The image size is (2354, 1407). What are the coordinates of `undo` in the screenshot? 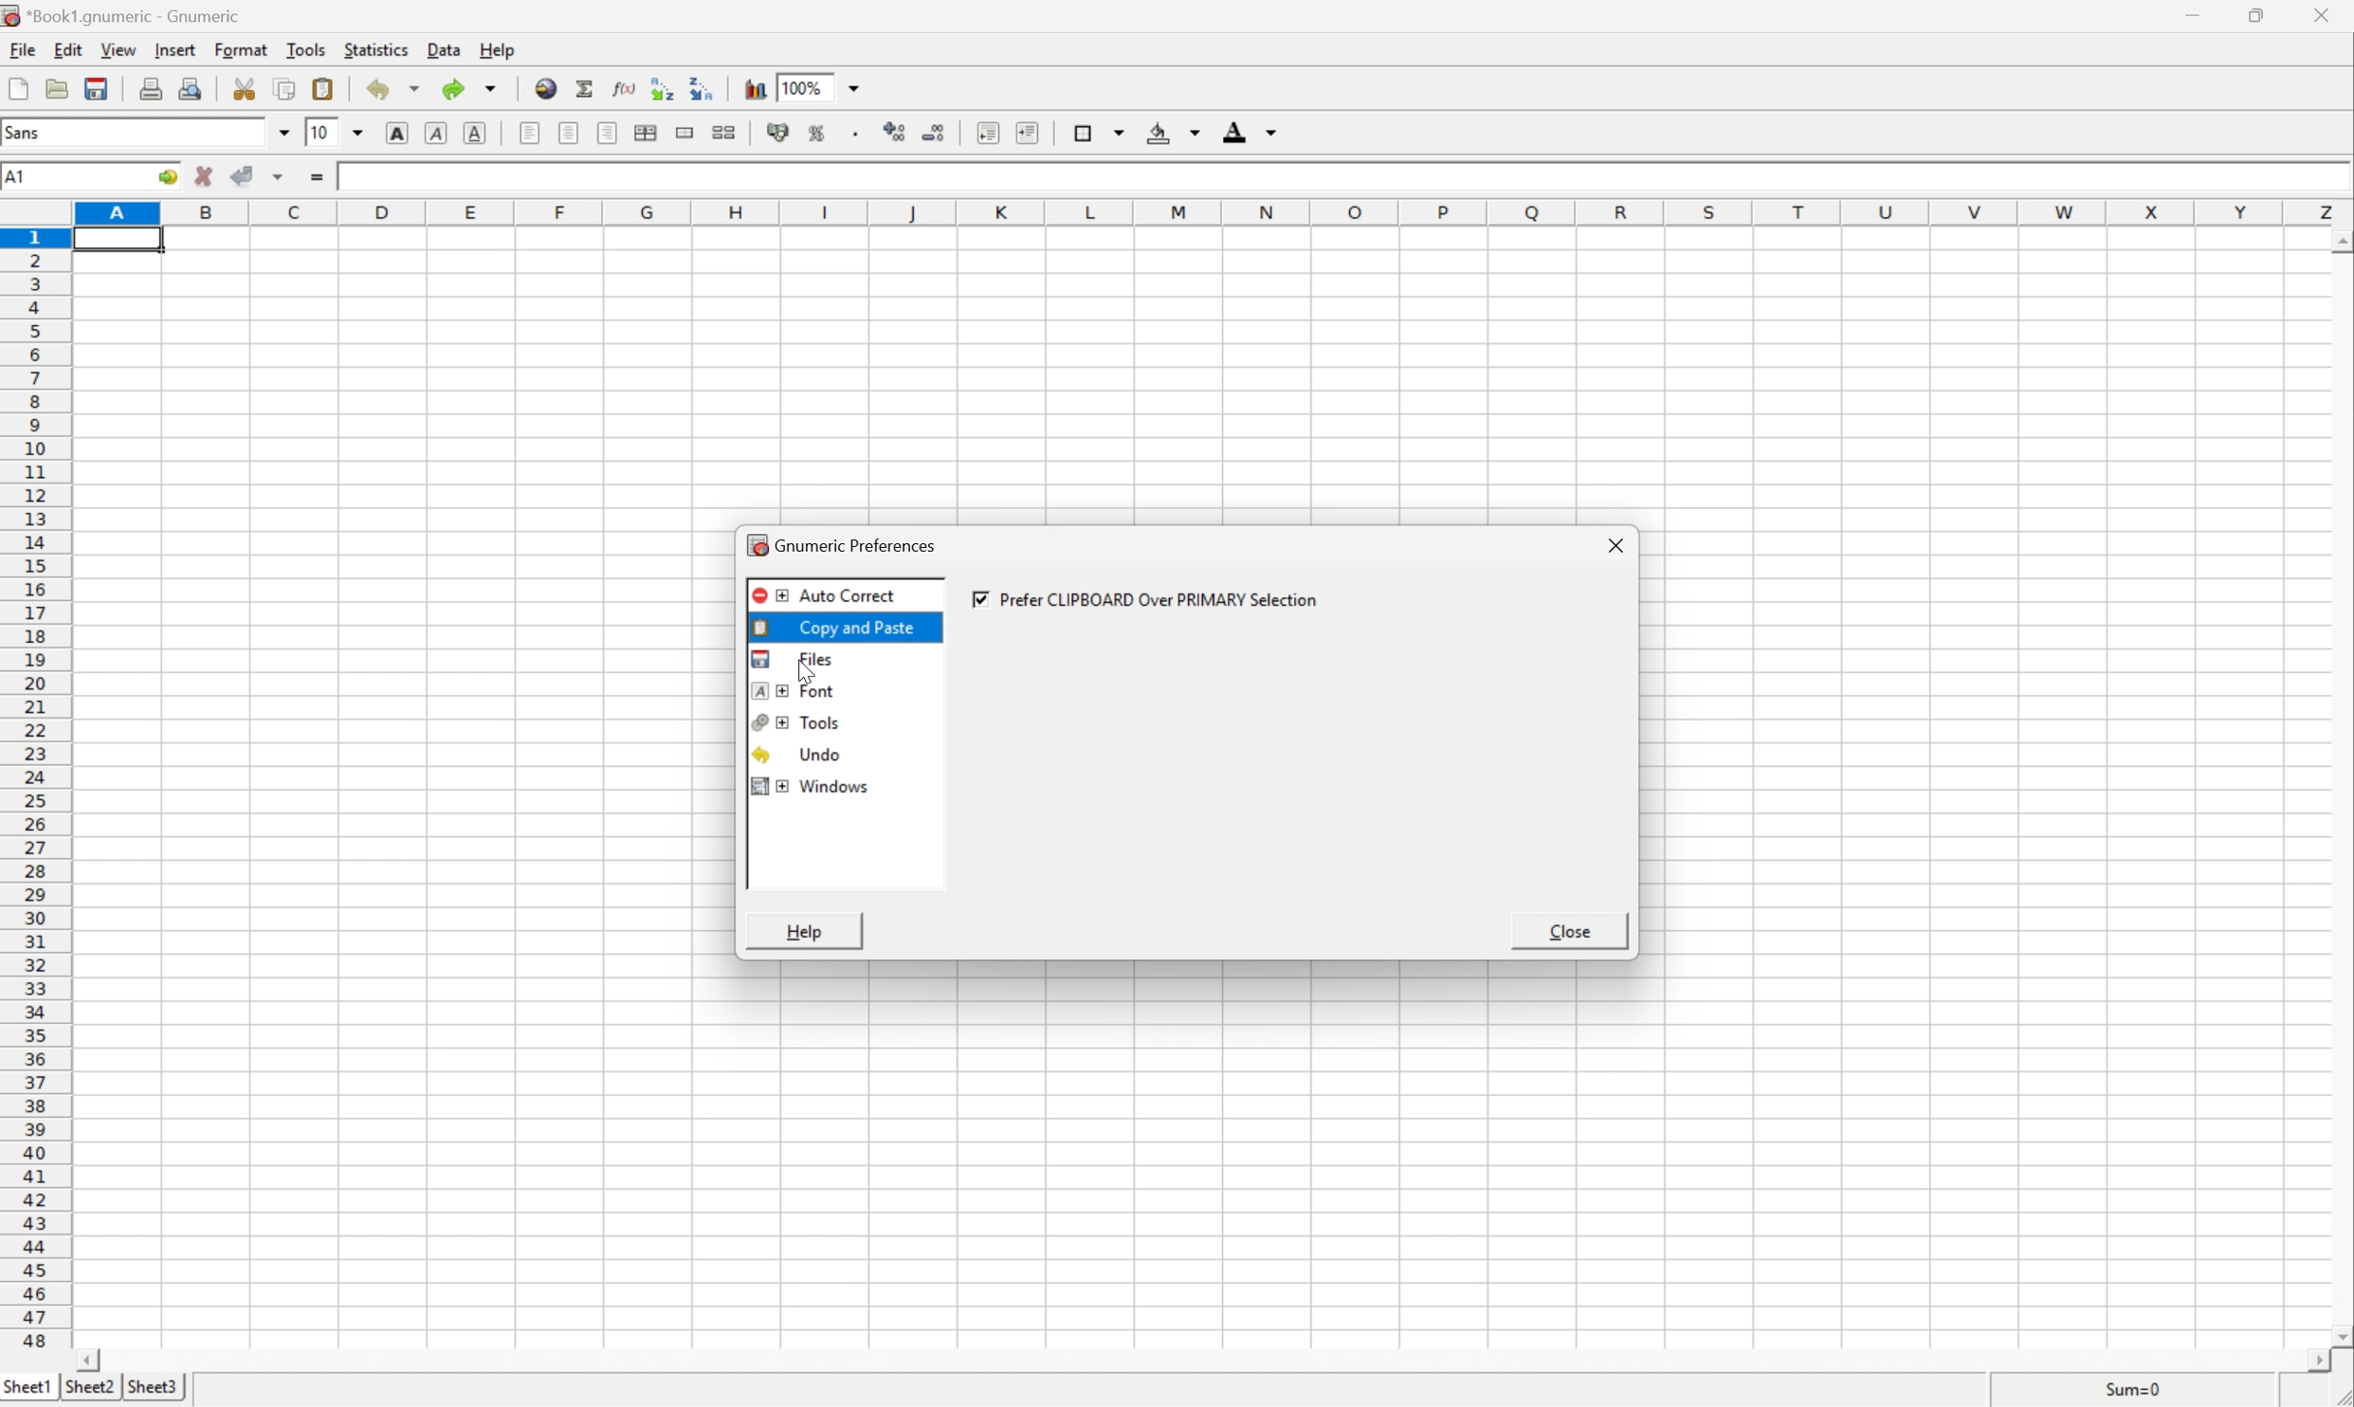 It's located at (392, 88).